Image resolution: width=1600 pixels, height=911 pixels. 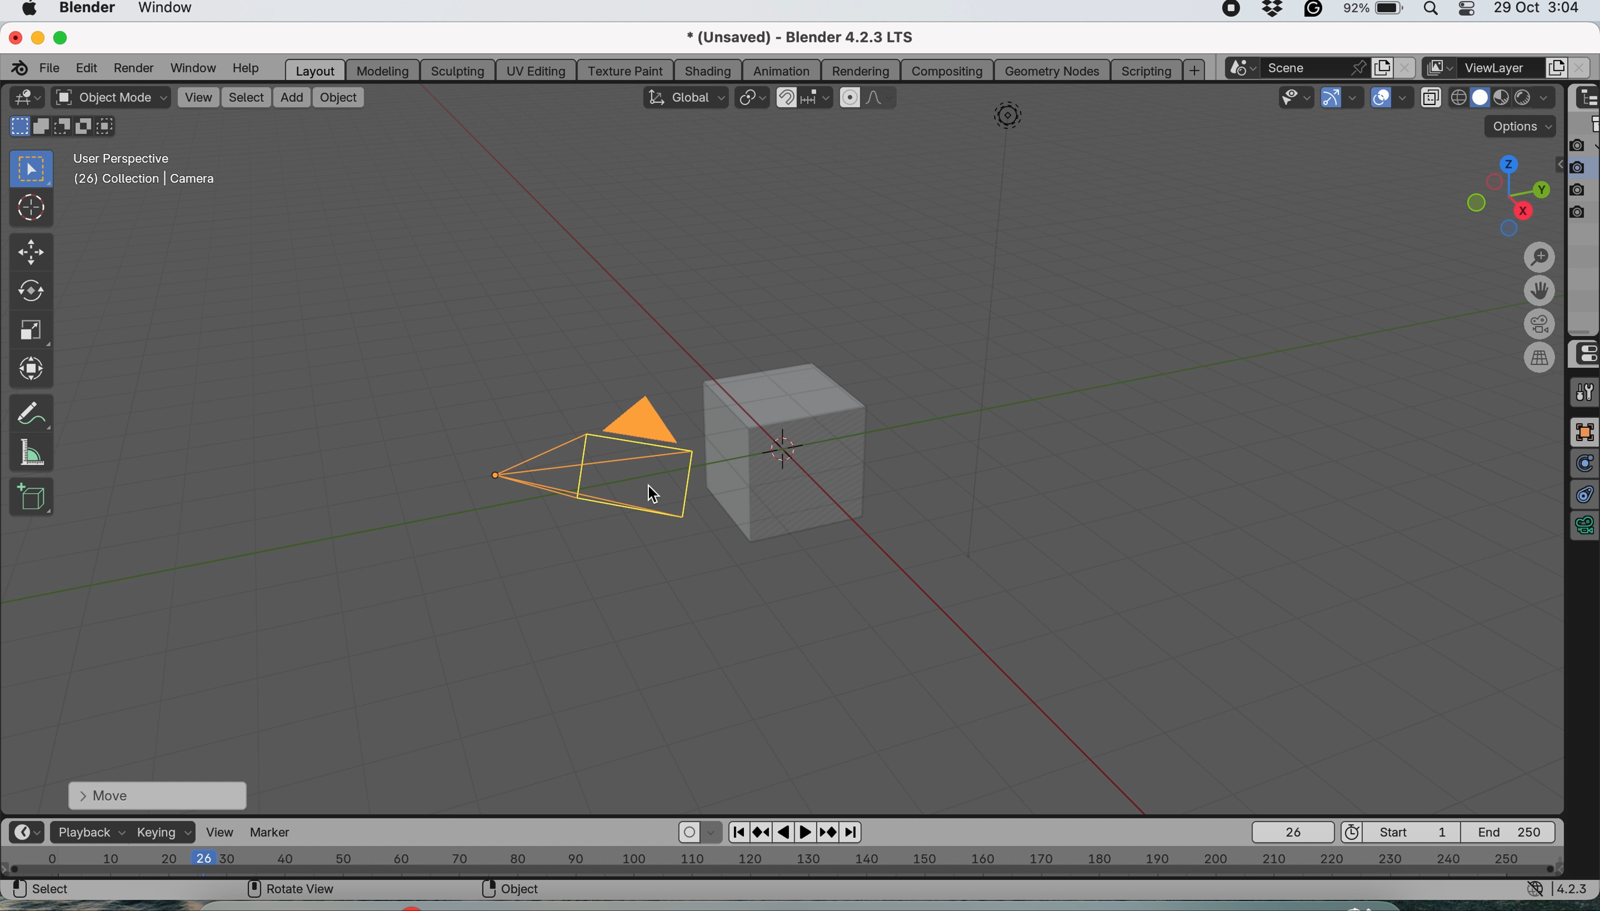 I want to click on pause, so click(x=785, y=833).